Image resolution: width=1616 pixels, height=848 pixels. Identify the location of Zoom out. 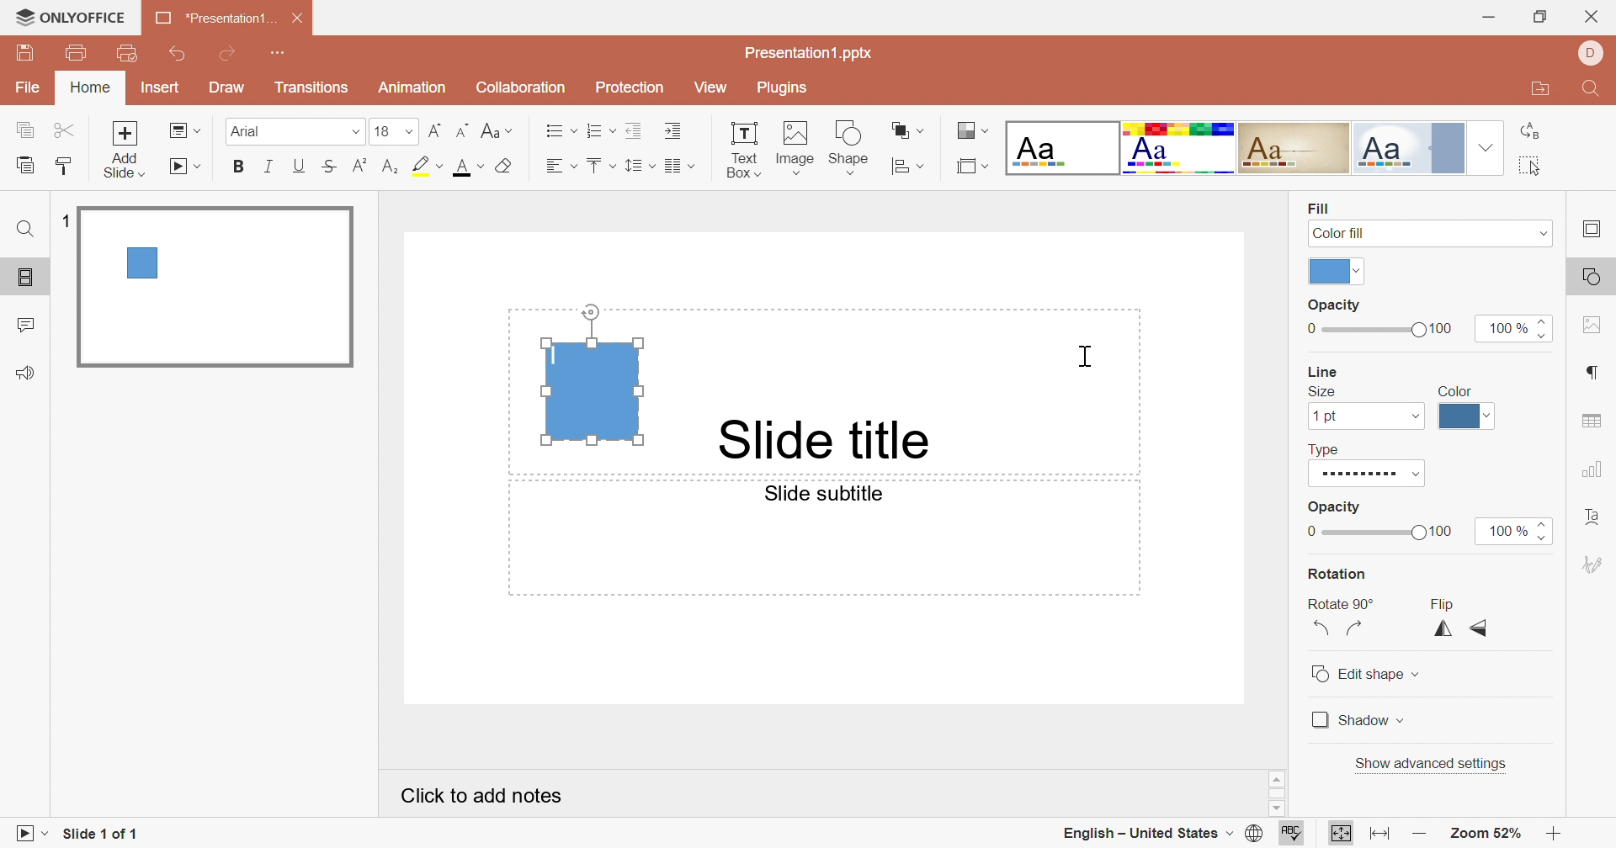
(1415, 832).